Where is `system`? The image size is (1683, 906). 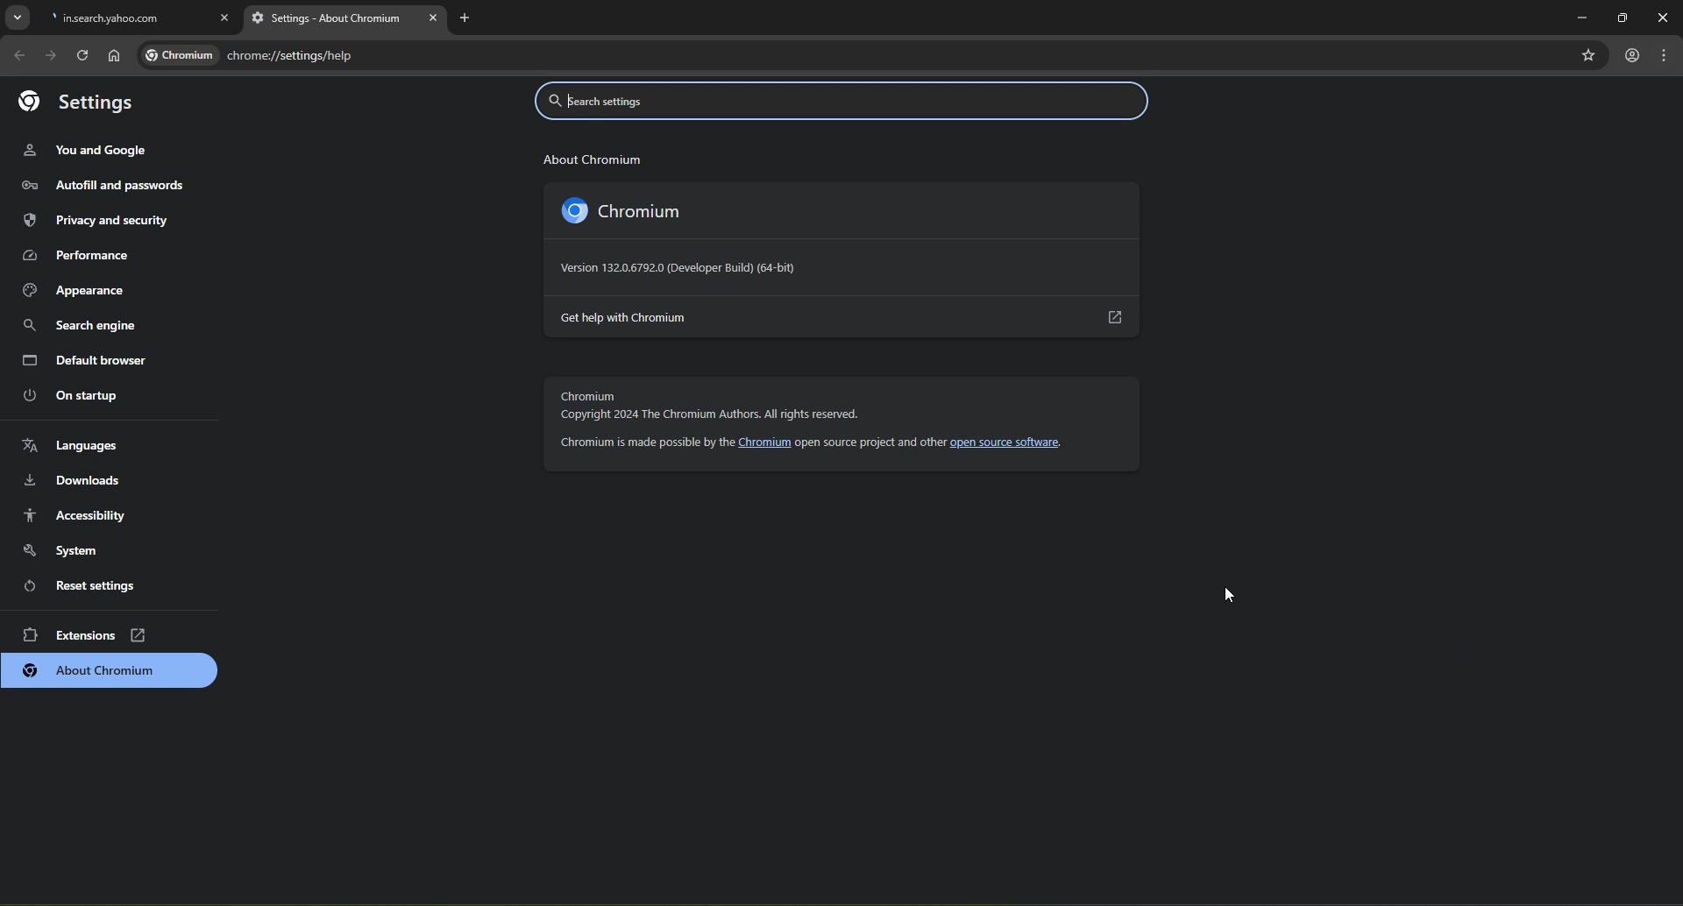 system is located at coordinates (93, 549).